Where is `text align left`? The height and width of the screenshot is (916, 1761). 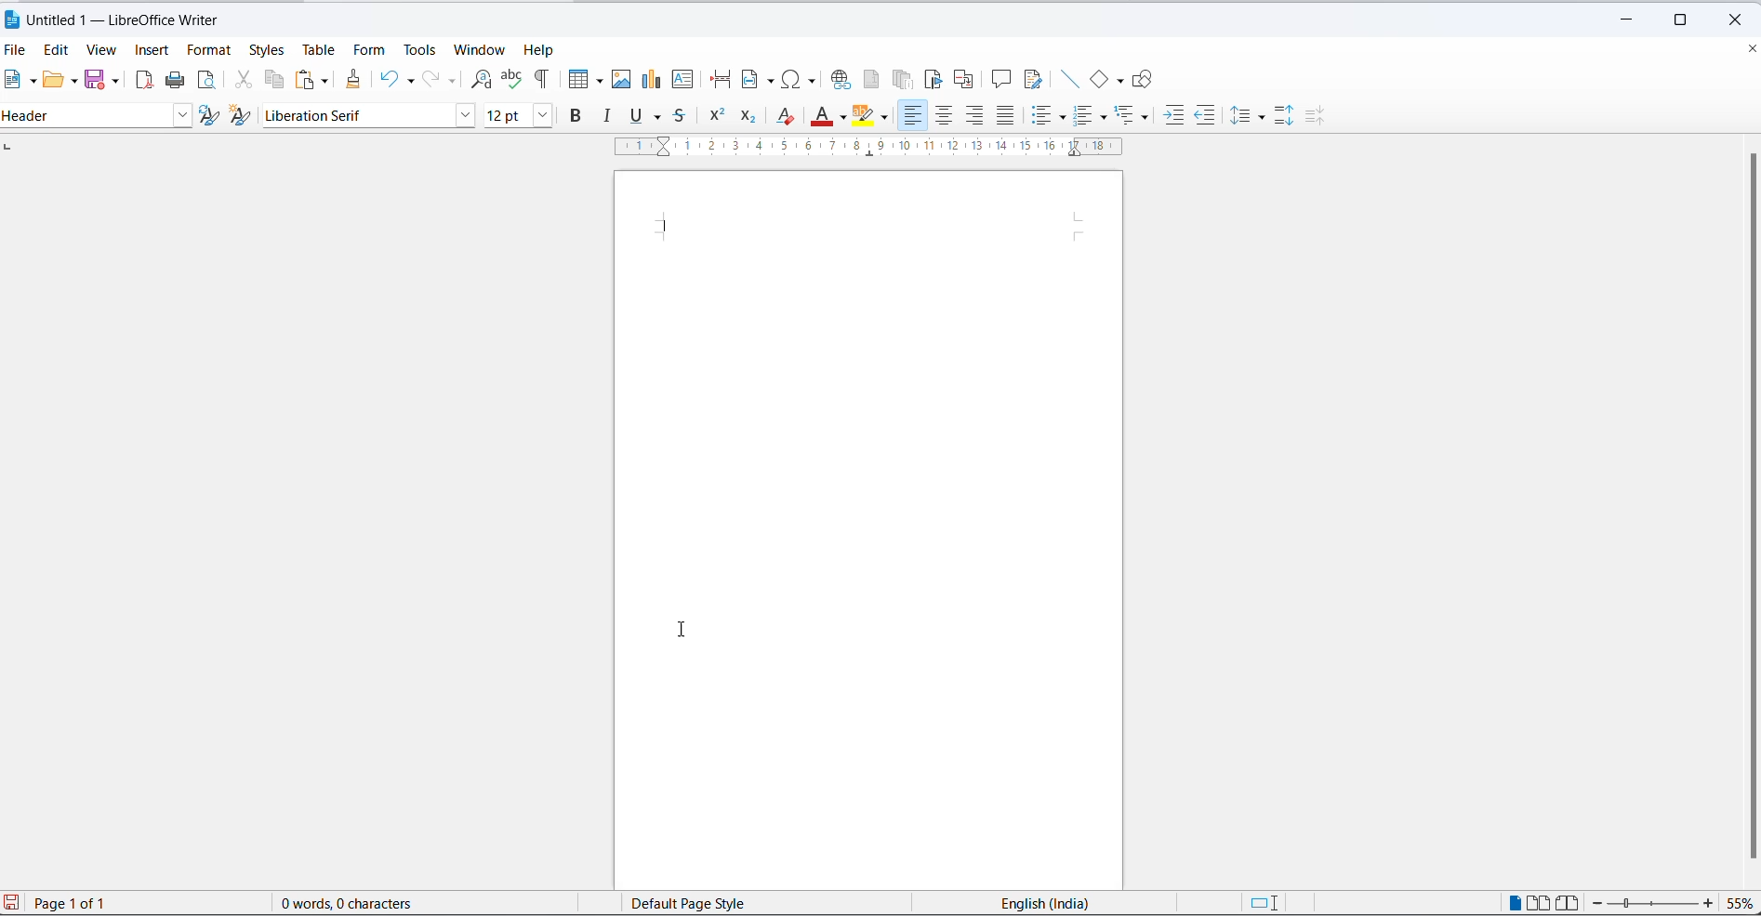
text align left is located at coordinates (973, 115).